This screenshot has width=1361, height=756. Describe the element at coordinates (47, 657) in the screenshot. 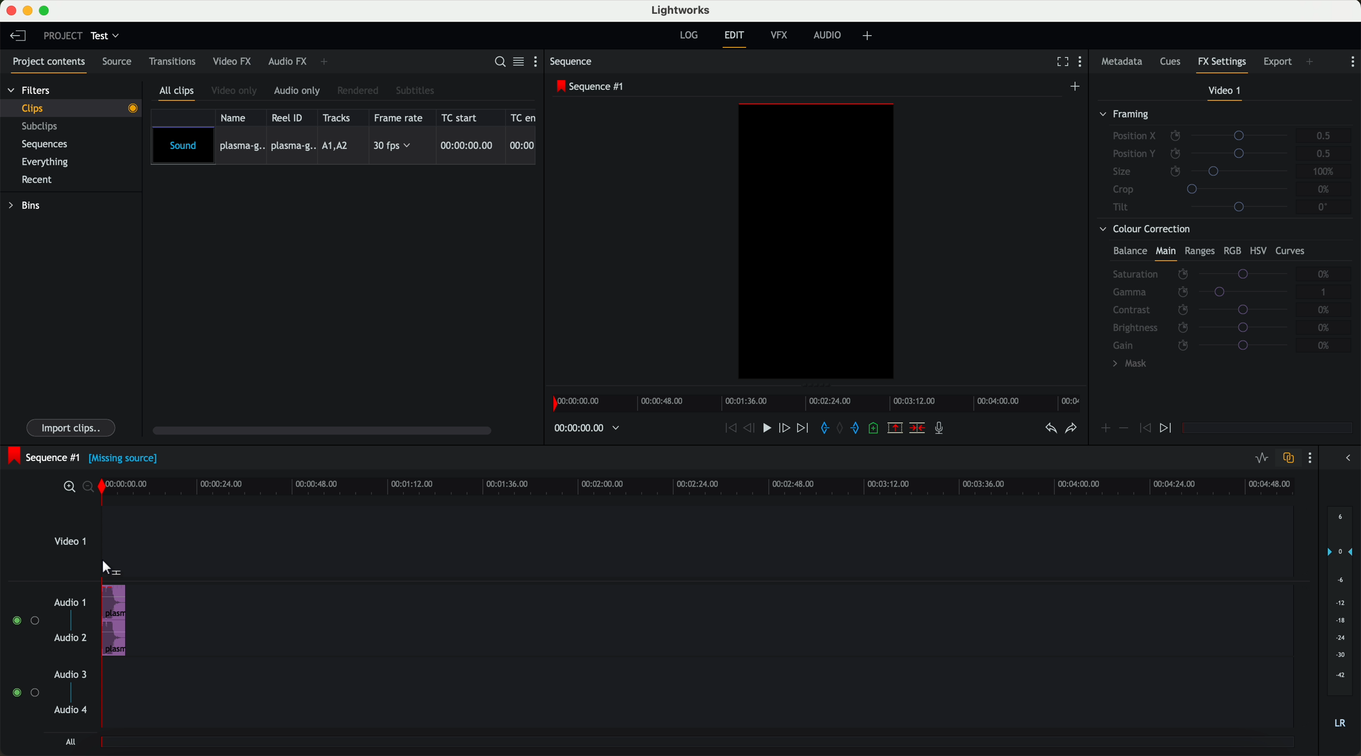

I see `audios` at that location.